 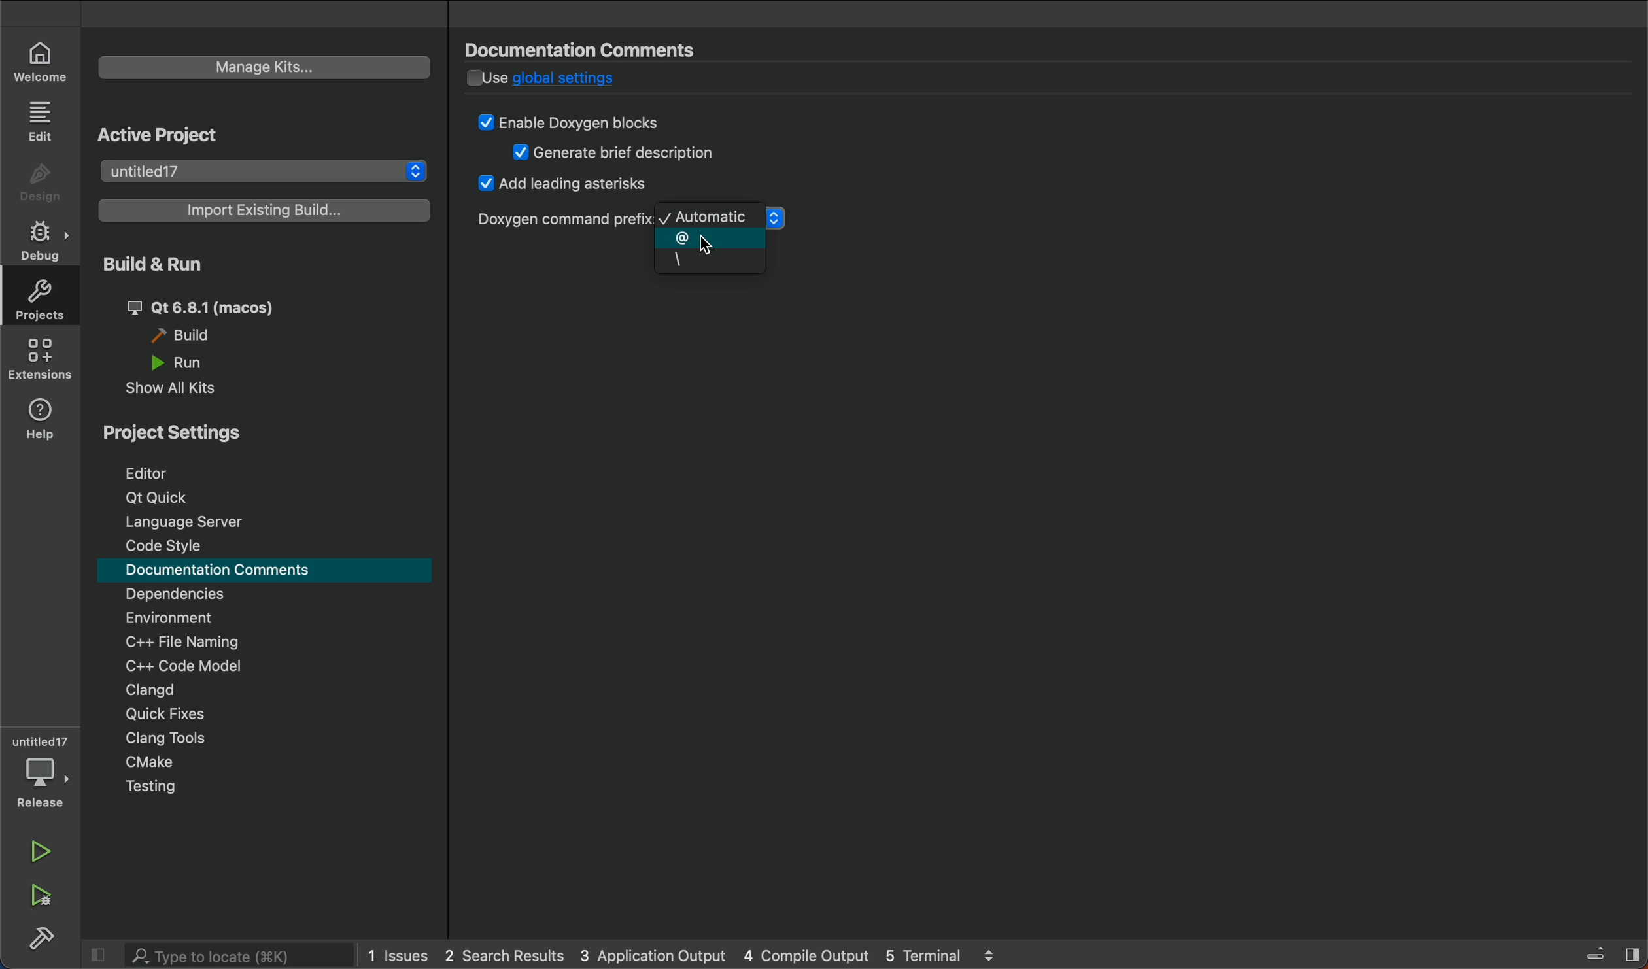 What do you see at coordinates (166, 546) in the screenshot?
I see `code style` at bounding box center [166, 546].